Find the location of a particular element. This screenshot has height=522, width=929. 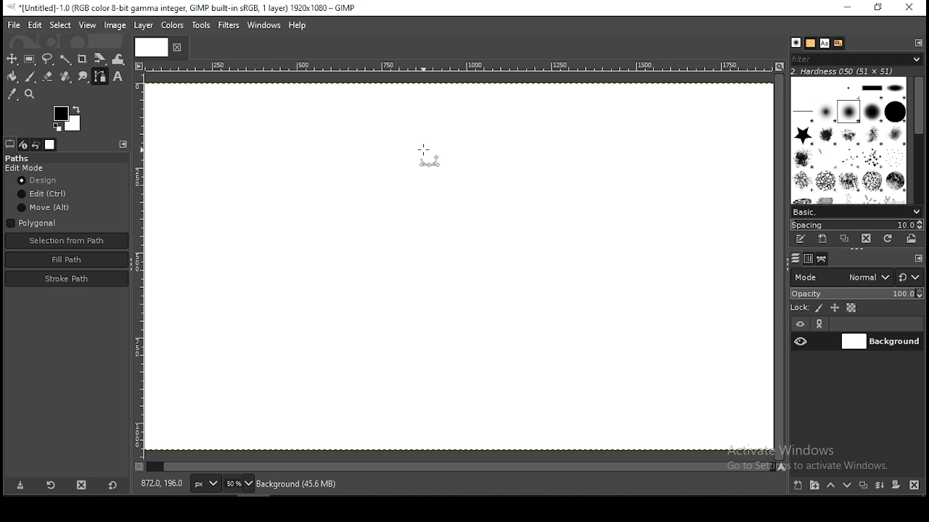

vertical scale is located at coordinates (139, 270).